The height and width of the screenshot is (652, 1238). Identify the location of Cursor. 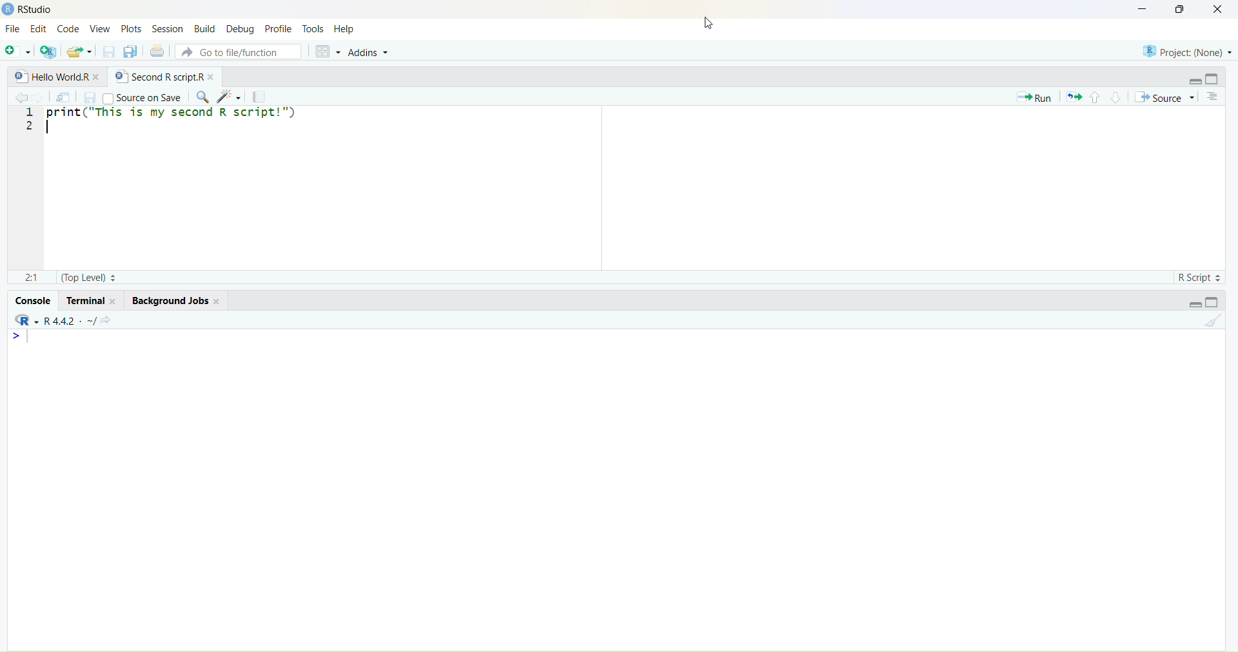
(702, 24).